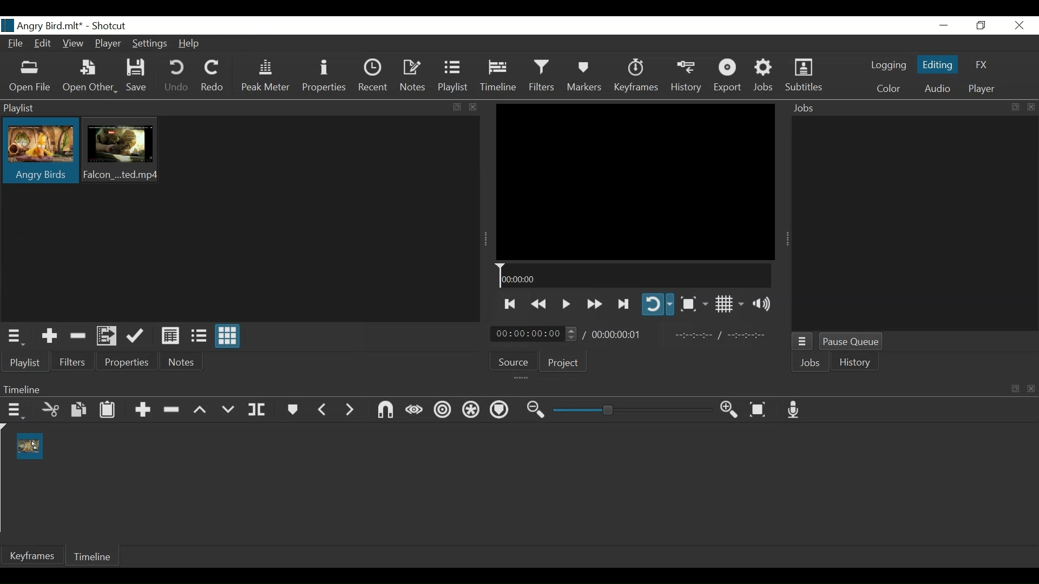  Describe the element at coordinates (442, 410) in the screenshot. I see `Ripple` at that location.